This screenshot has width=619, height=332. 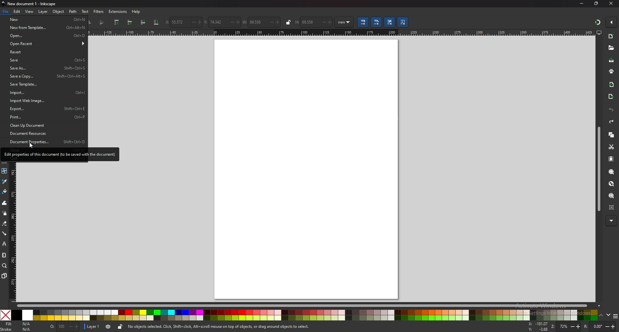 What do you see at coordinates (46, 35) in the screenshot?
I see `open` at bounding box center [46, 35].